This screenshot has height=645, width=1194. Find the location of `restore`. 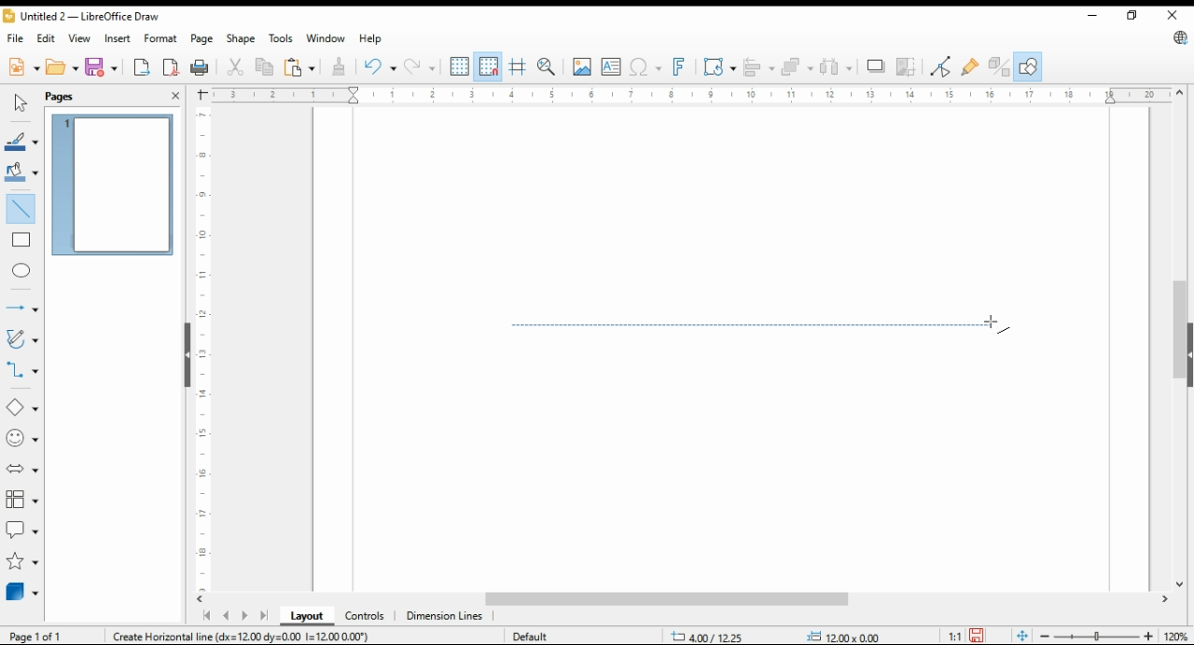

restore is located at coordinates (1135, 16).